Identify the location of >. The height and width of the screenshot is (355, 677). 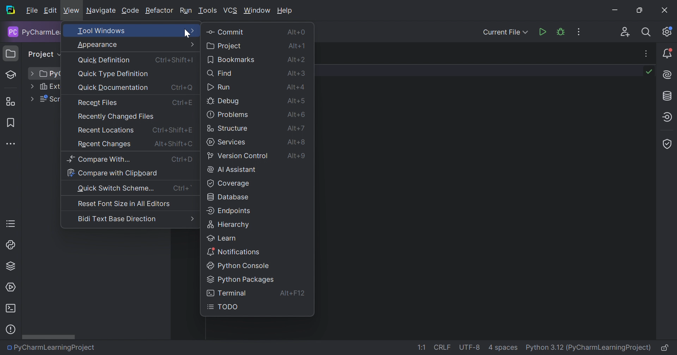
(191, 219).